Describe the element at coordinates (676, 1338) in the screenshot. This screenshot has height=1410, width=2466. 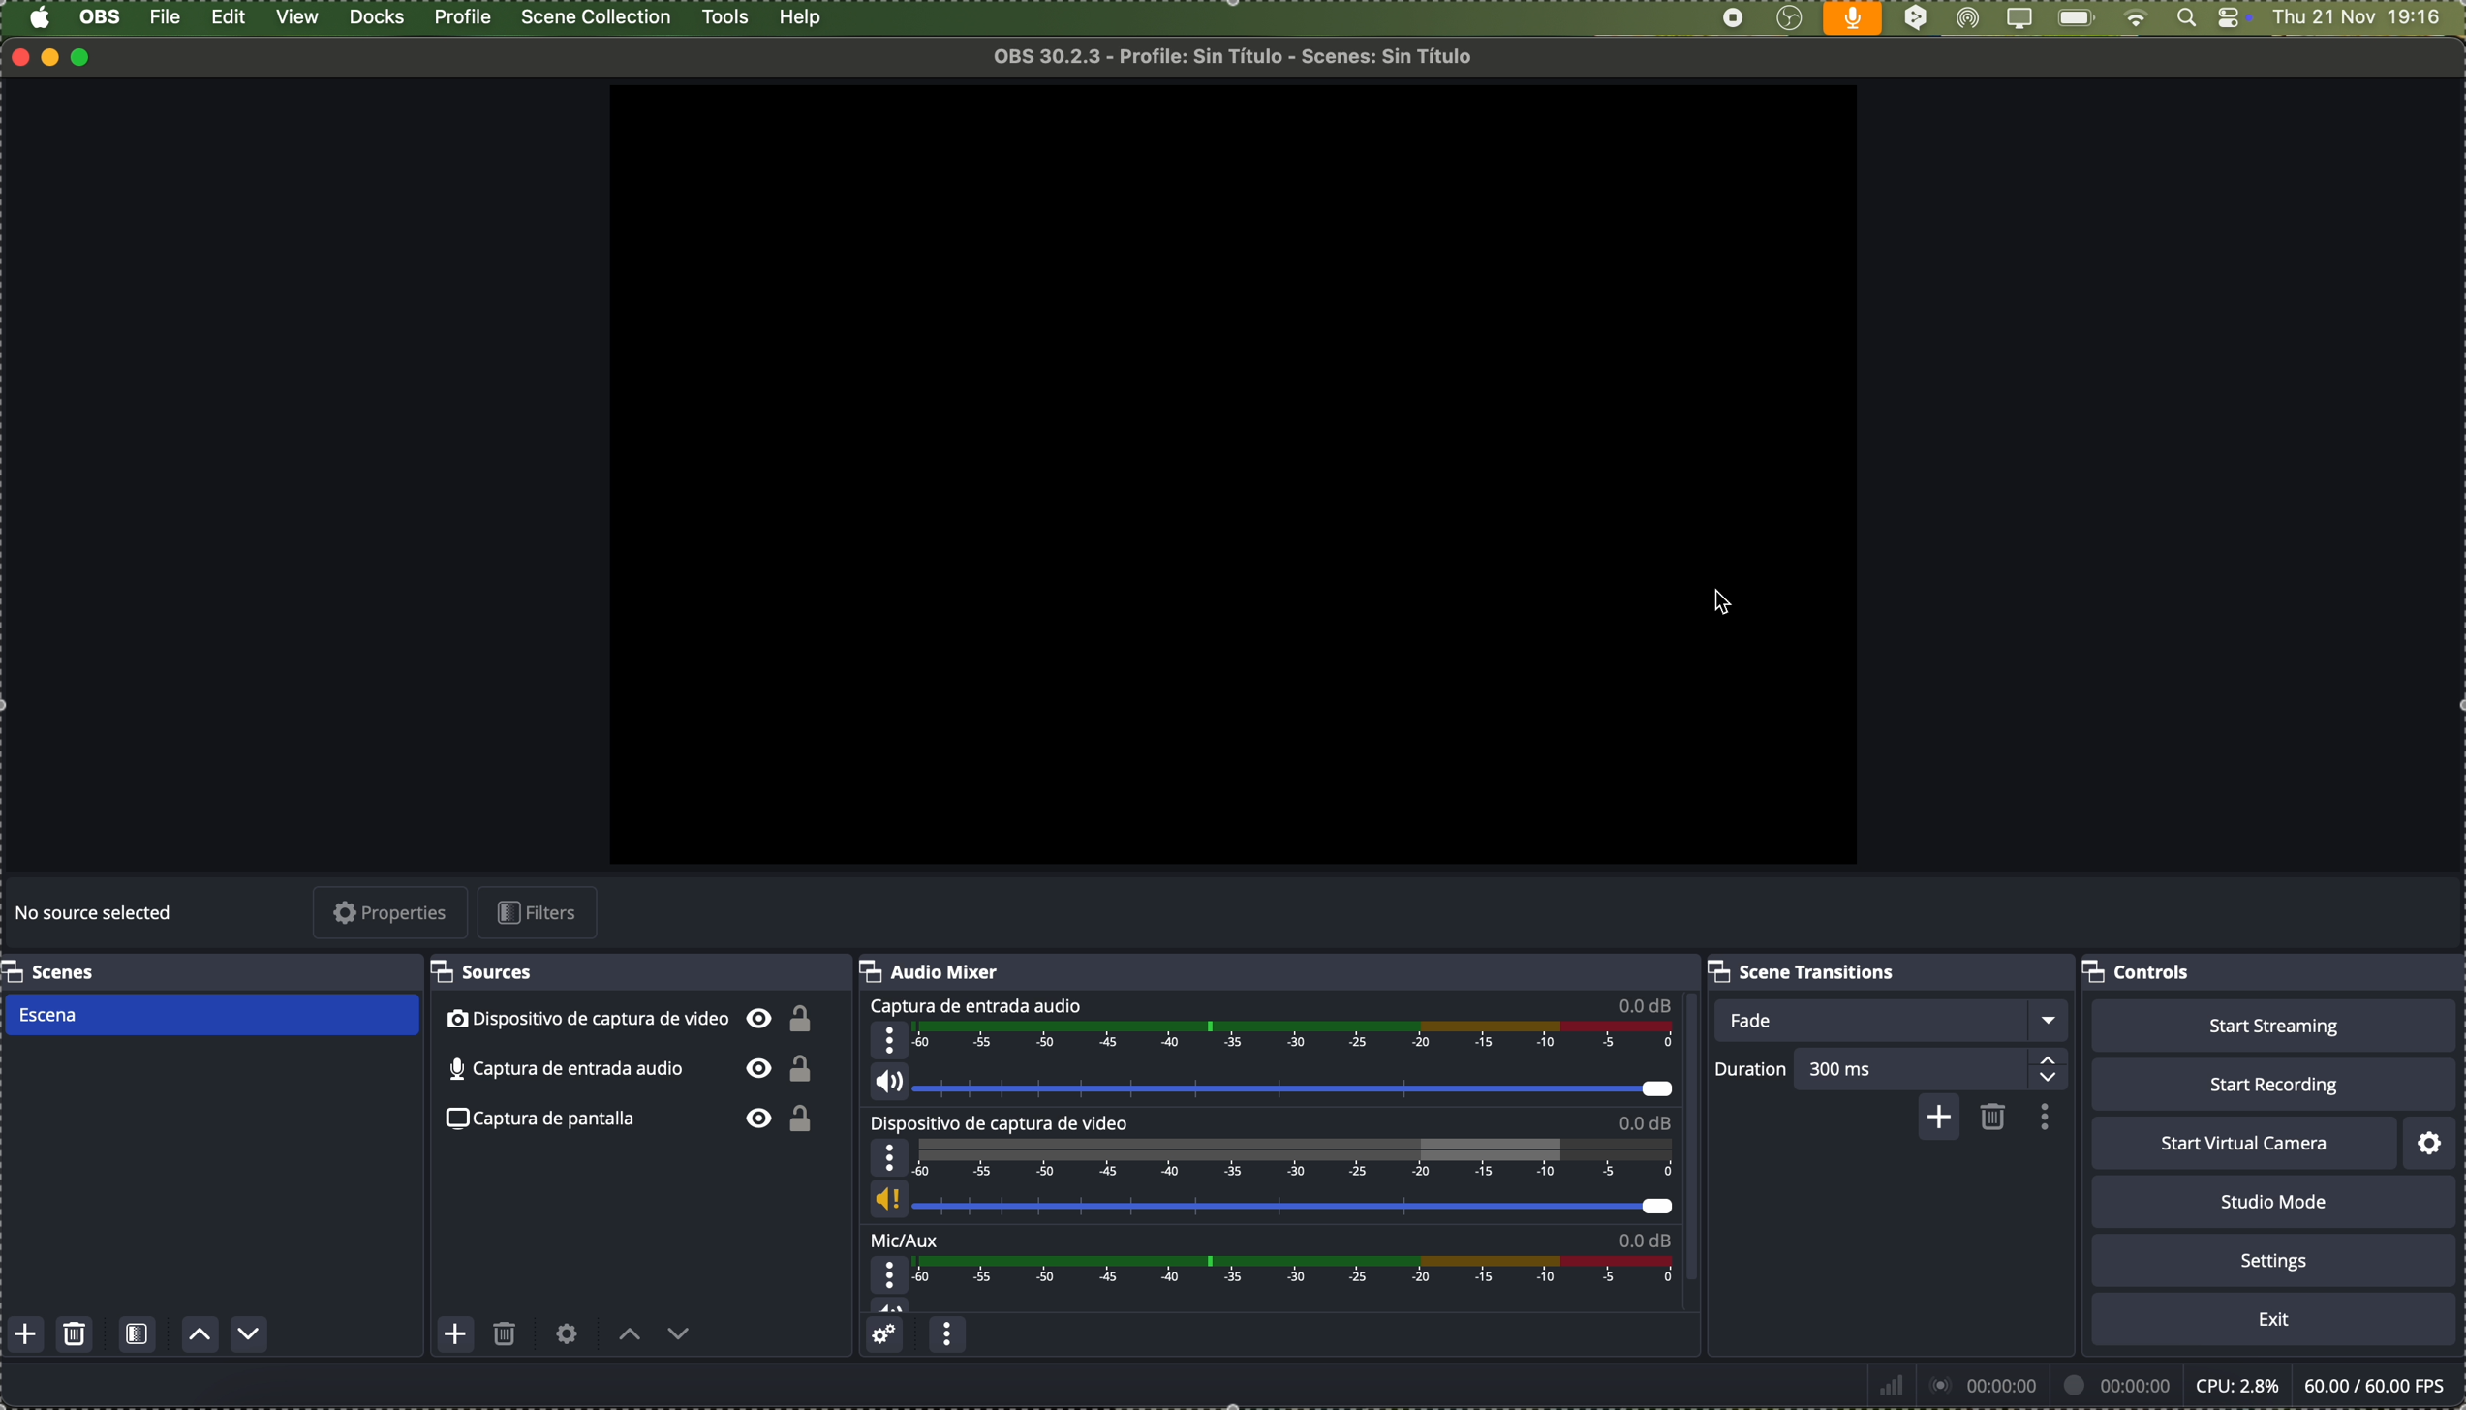
I see `move source down` at that location.